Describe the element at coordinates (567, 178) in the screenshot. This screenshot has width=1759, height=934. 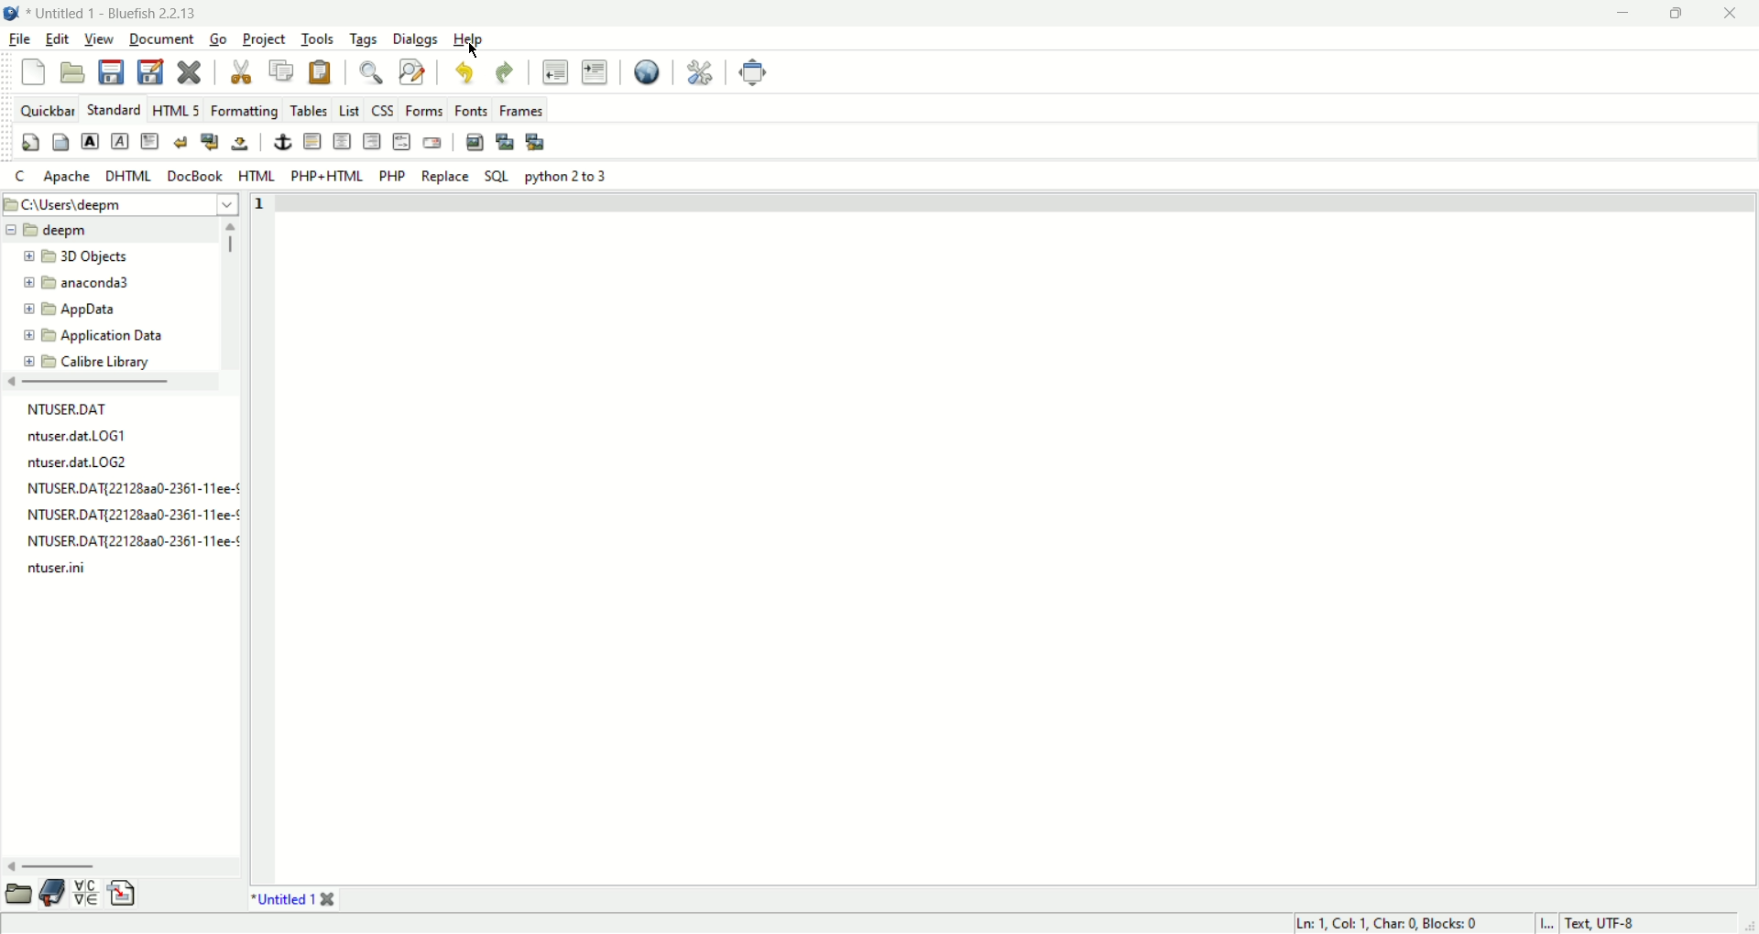
I see `python 2 to 3` at that location.